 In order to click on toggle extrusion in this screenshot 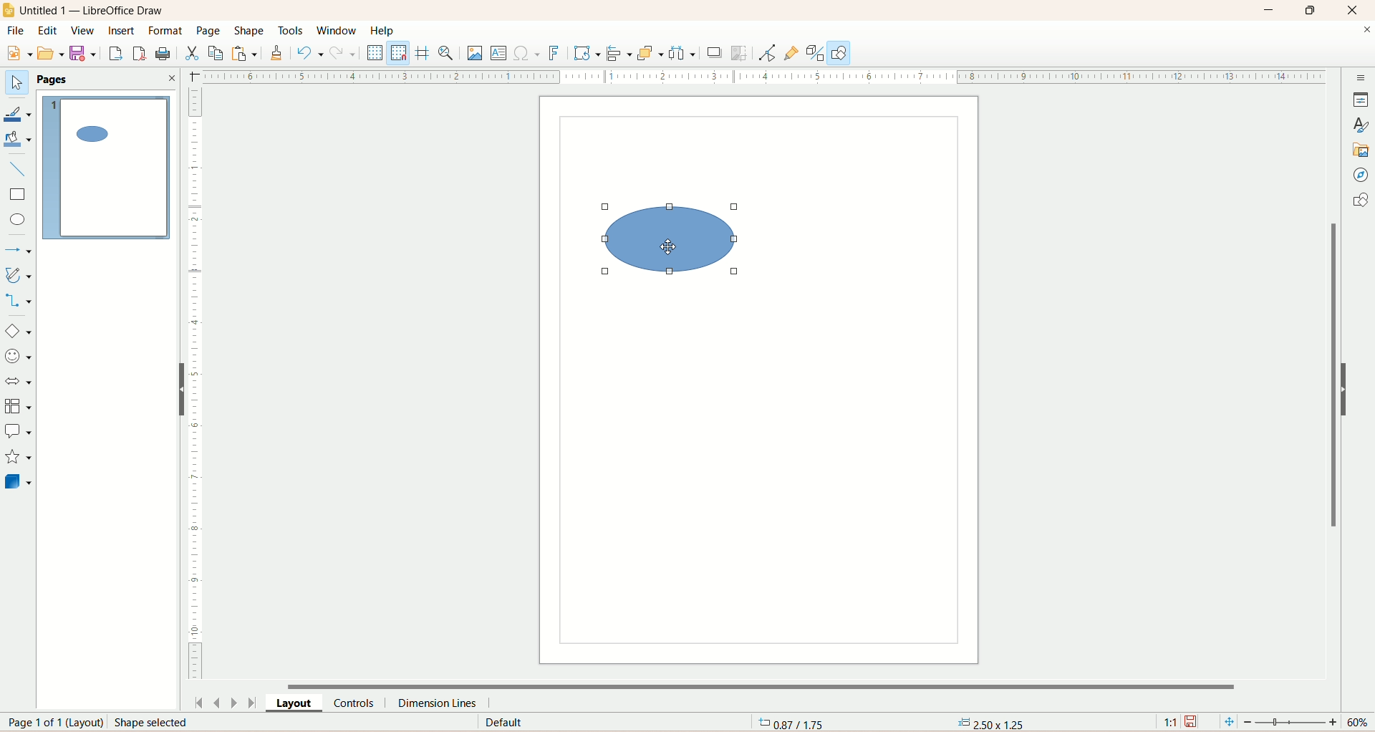, I will do `click(817, 54)`.